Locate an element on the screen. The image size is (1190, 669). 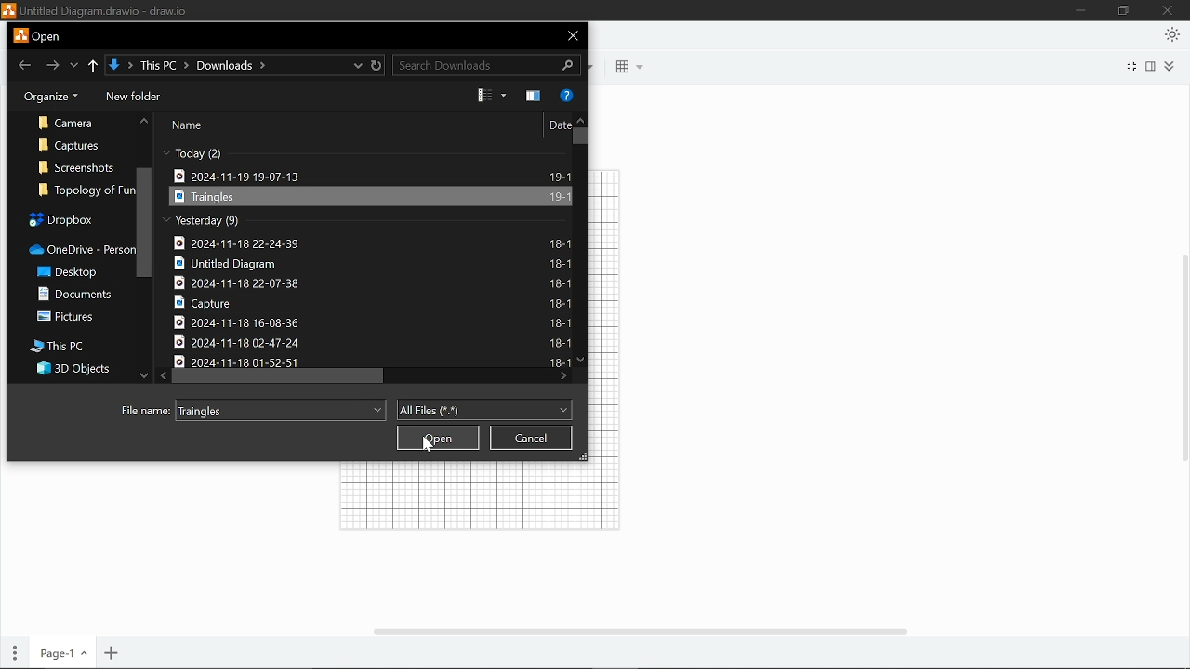
capture 18- is located at coordinates (371, 303).